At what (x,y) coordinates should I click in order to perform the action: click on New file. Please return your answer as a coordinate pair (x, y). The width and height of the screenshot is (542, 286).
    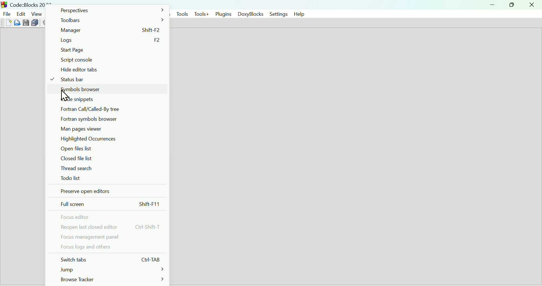
    Looking at the image, I should click on (8, 23).